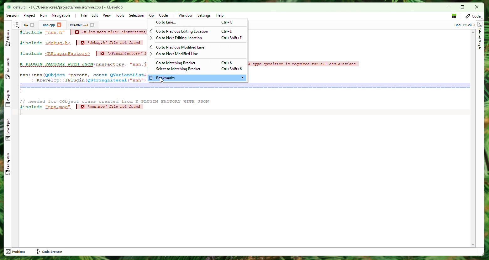  What do you see at coordinates (9, 164) in the screenshot?
I see `File Sytem` at bounding box center [9, 164].